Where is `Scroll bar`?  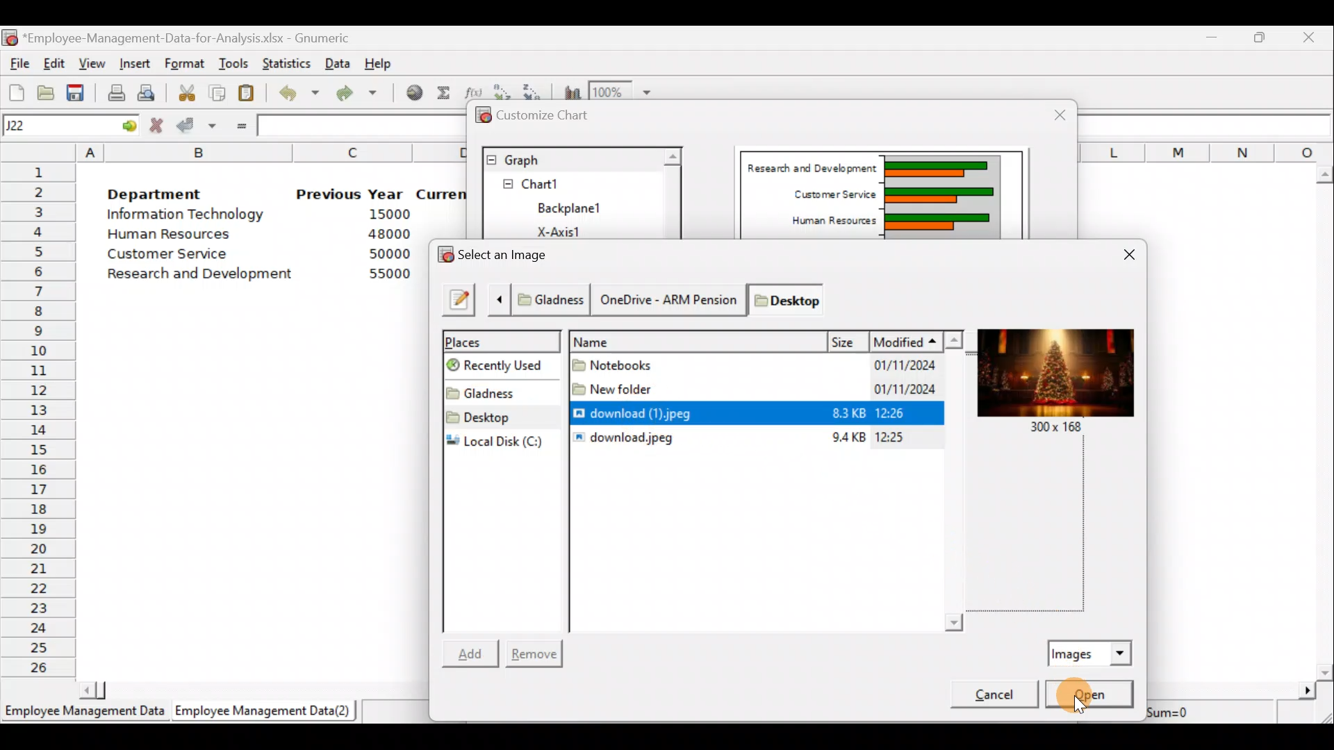 Scroll bar is located at coordinates (768, 621).